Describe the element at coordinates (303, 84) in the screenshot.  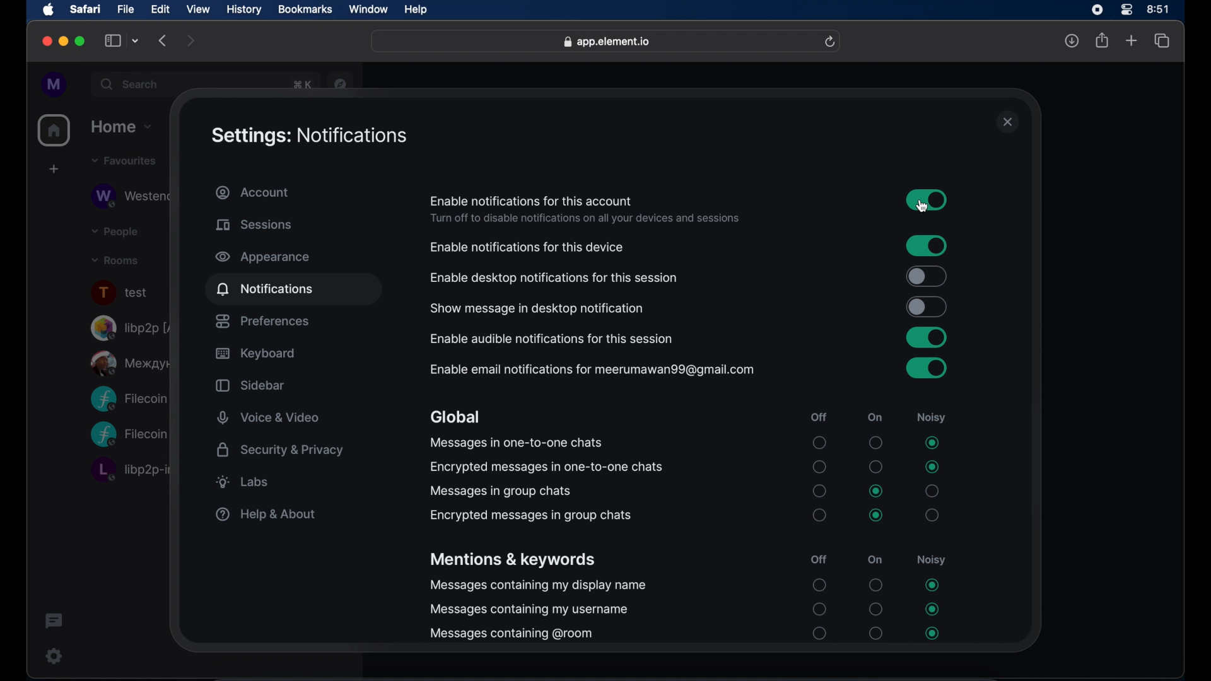
I see `obscure text` at that location.